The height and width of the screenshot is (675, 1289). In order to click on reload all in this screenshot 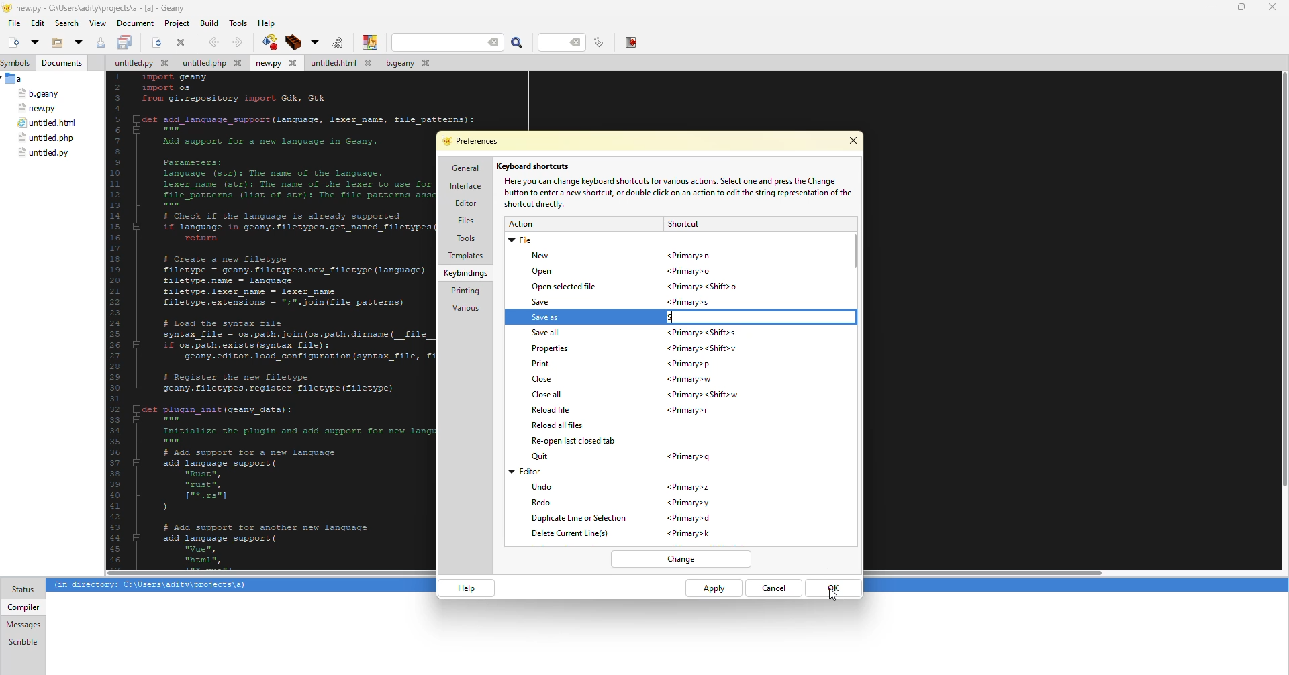, I will do `click(556, 425)`.